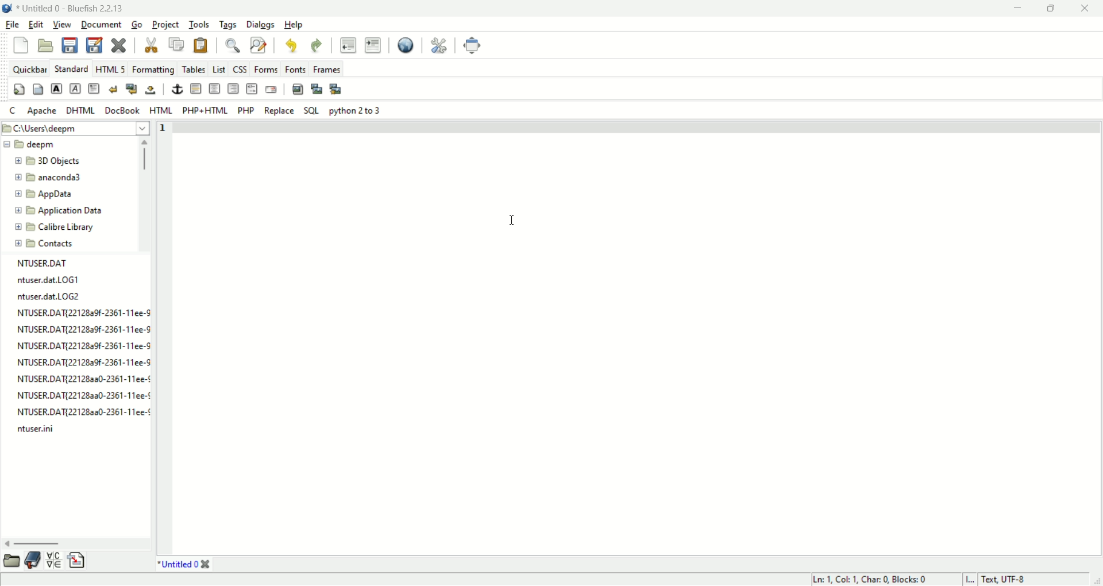  What do you see at coordinates (55, 129) in the screenshot?
I see `c:\users\deeppm` at bounding box center [55, 129].